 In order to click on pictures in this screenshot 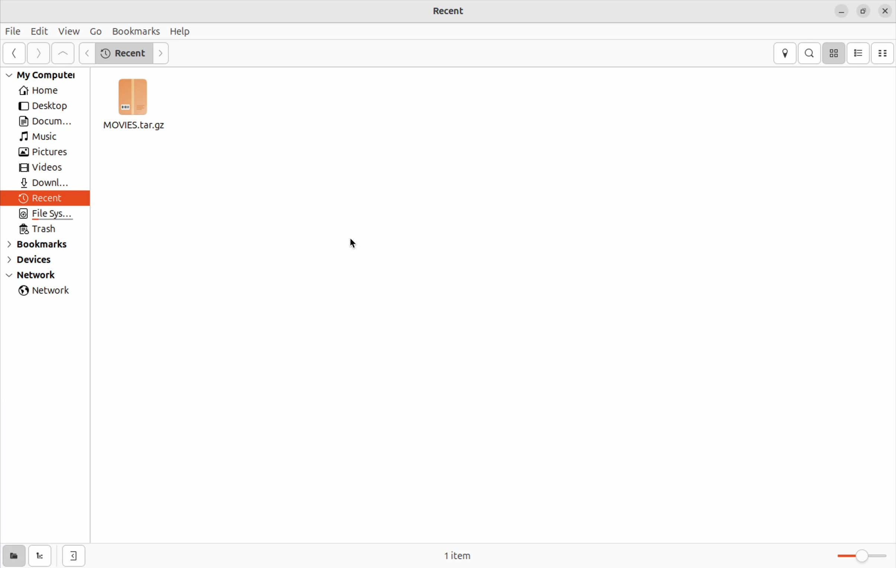, I will do `click(44, 153)`.